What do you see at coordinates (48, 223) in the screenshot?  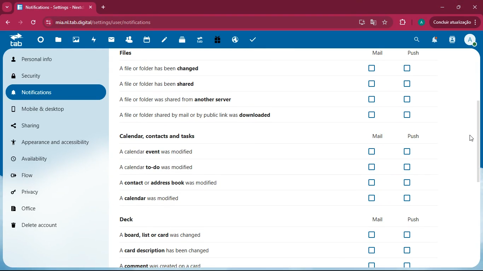 I see `delete ` at bounding box center [48, 223].